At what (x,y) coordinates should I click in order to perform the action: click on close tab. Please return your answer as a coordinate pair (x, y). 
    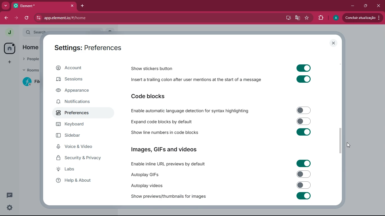
    Looking at the image, I should click on (73, 5).